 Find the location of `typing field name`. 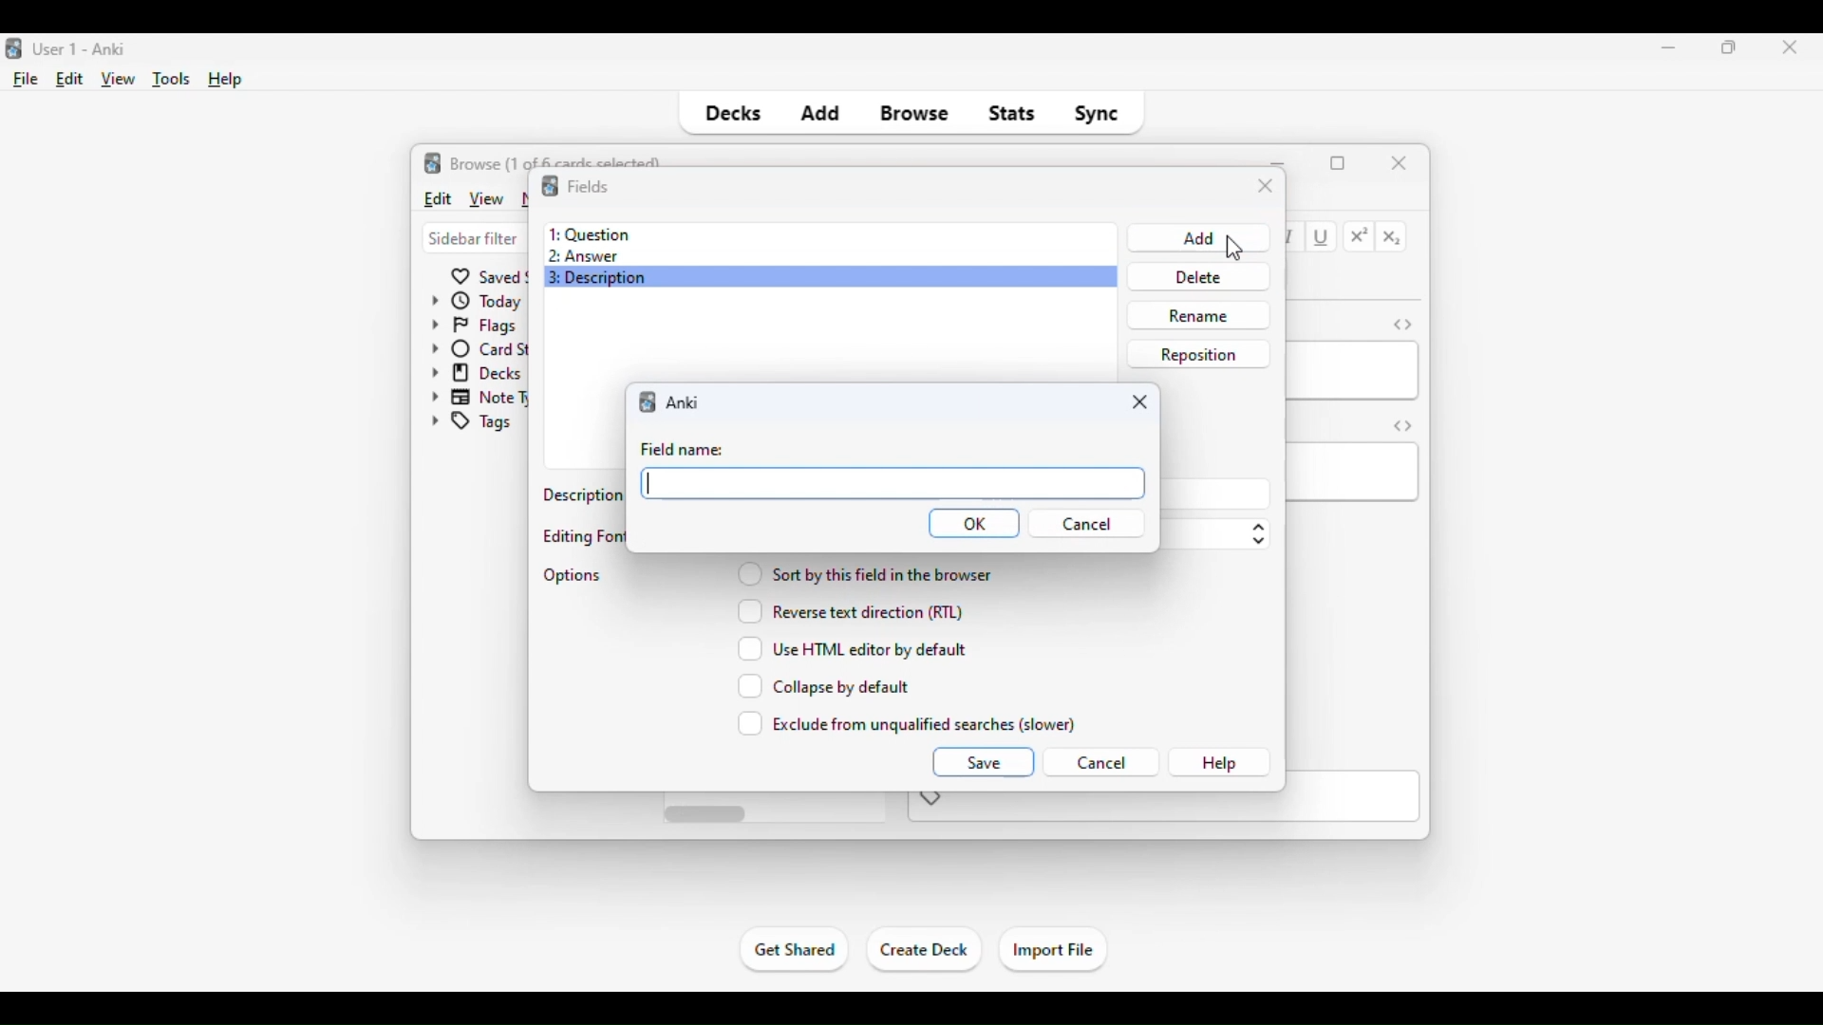

typing field name is located at coordinates (893, 482).